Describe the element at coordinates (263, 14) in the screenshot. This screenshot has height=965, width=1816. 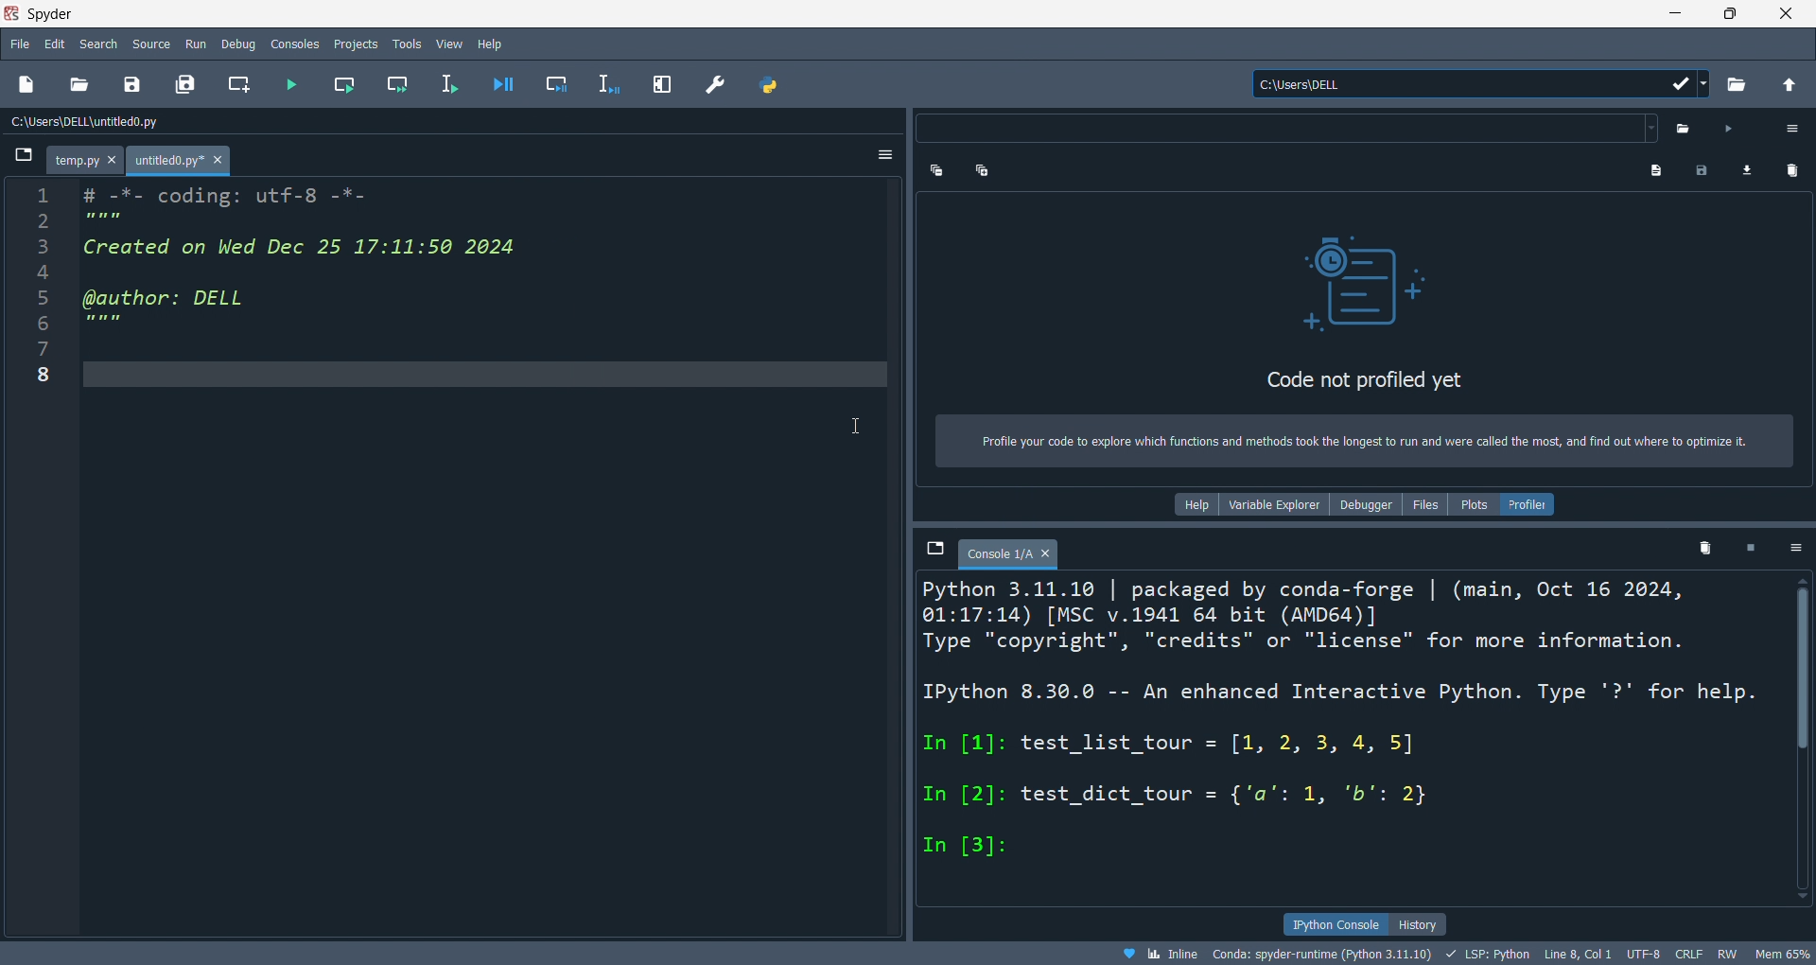
I see `Spyder` at that location.